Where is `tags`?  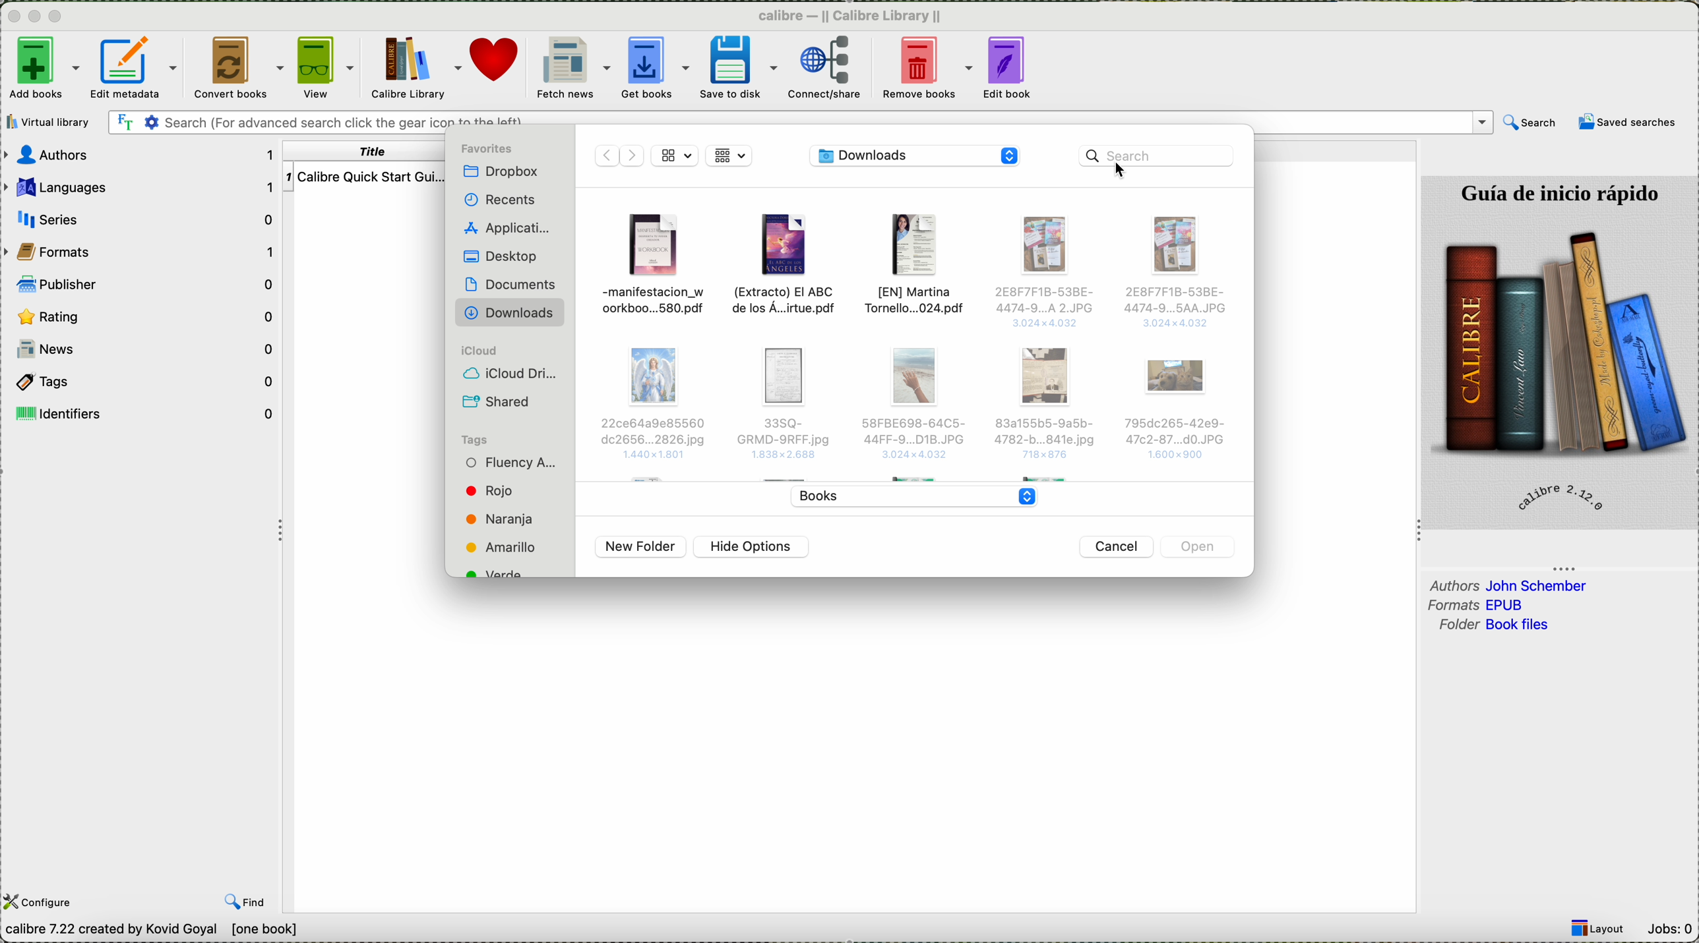 tags is located at coordinates (146, 382).